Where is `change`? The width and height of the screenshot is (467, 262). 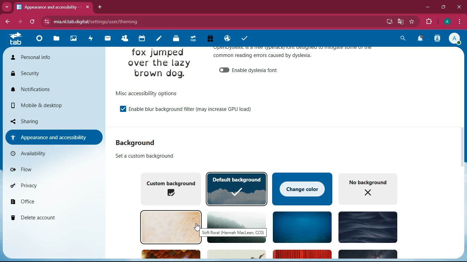
change is located at coordinates (302, 188).